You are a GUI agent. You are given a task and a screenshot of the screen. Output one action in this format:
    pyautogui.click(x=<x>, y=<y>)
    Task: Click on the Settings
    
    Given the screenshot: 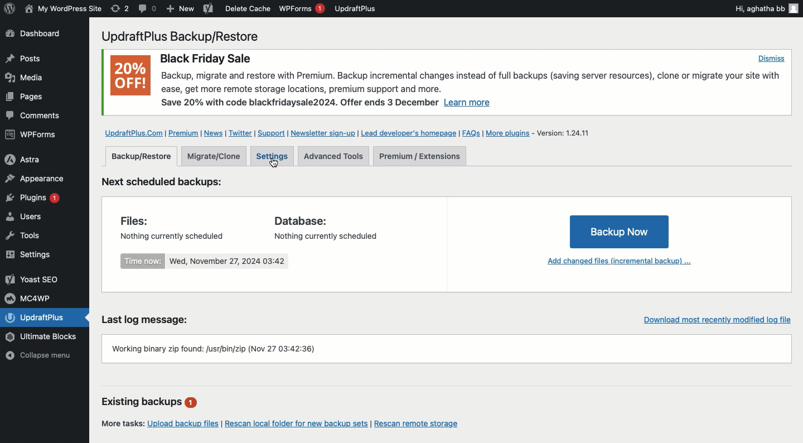 What is the action you would take?
    pyautogui.click(x=273, y=157)
    